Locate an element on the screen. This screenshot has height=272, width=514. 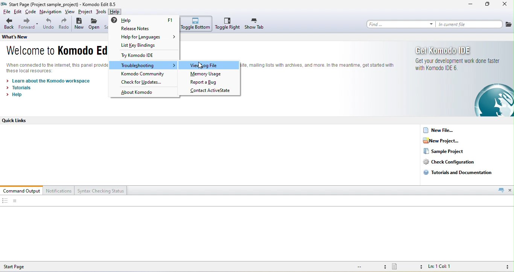
show tab is located at coordinates (255, 24).